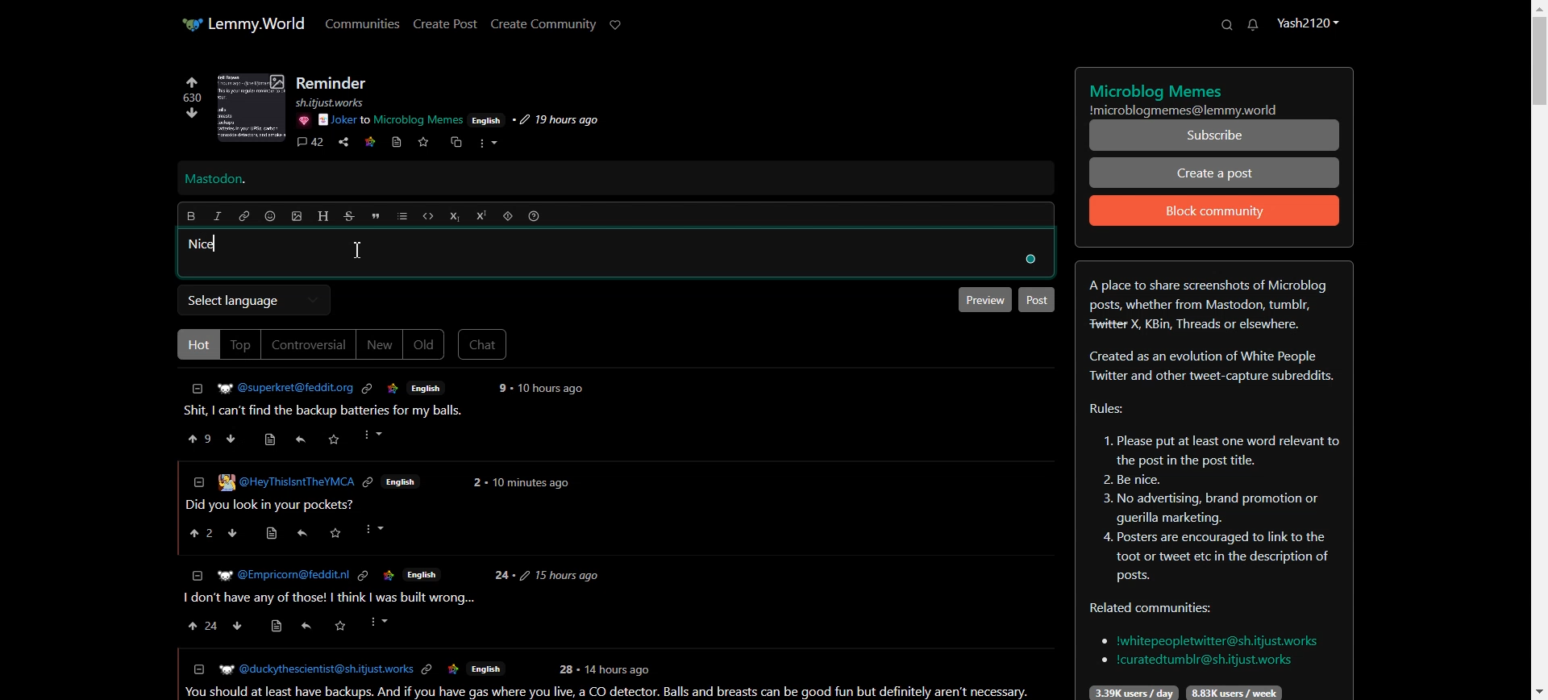 The width and height of the screenshot is (1548, 700). What do you see at coordinates (427, 387) in the screenshot?
I see `English` at bounding box center [427, 387].